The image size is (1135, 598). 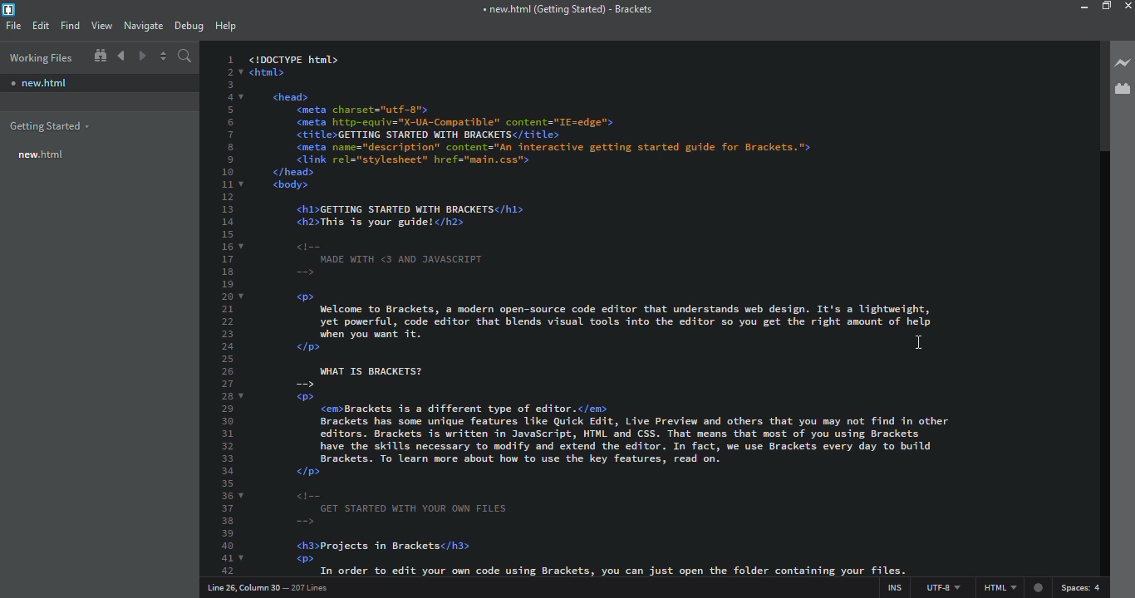 I want to click on find, so click(x=69, y=24).